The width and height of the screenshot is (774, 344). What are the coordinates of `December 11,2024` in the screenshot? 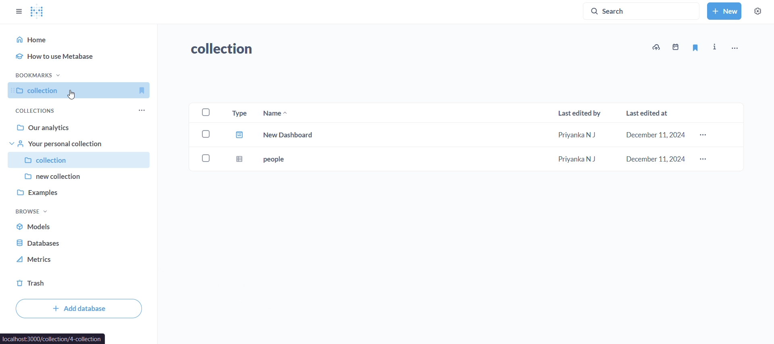 It's located at (653, 159).